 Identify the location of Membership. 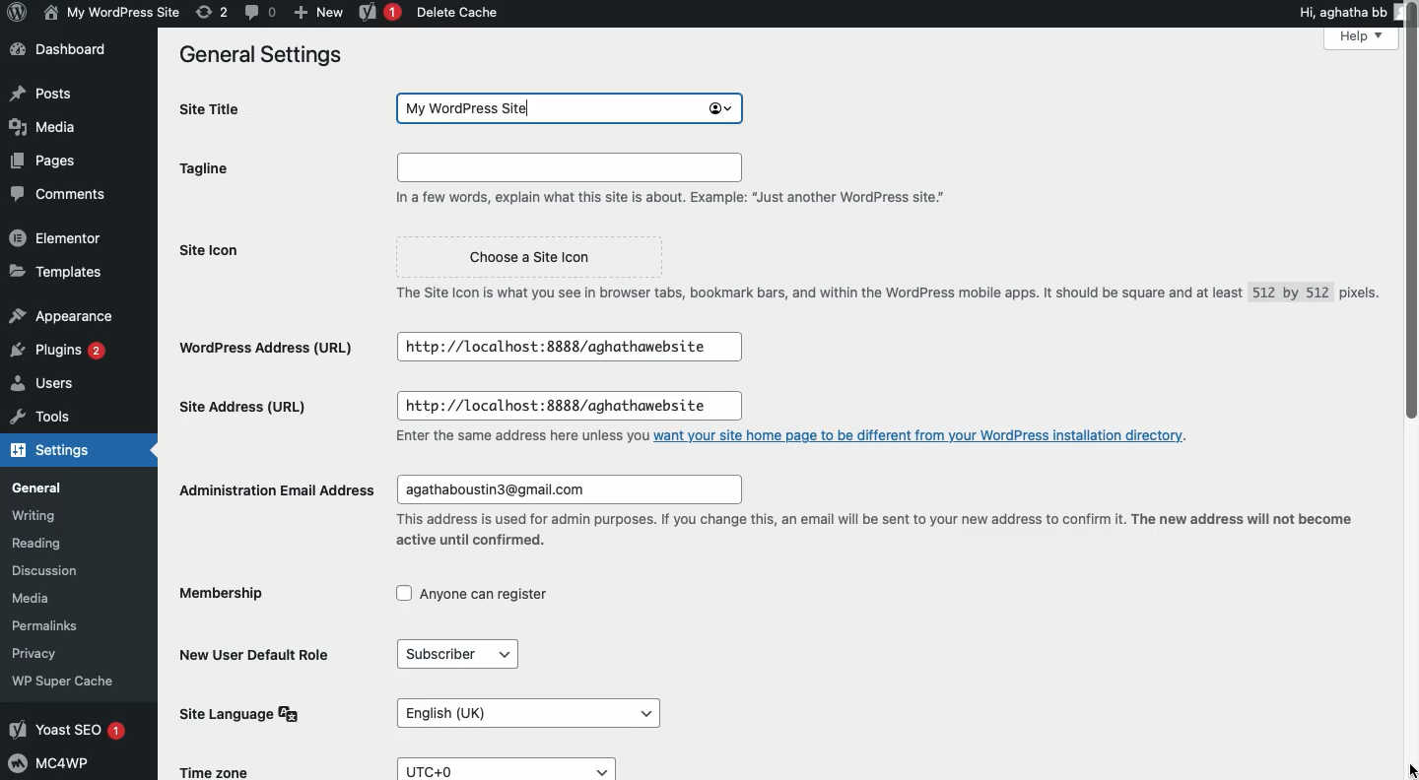
(241, 597).